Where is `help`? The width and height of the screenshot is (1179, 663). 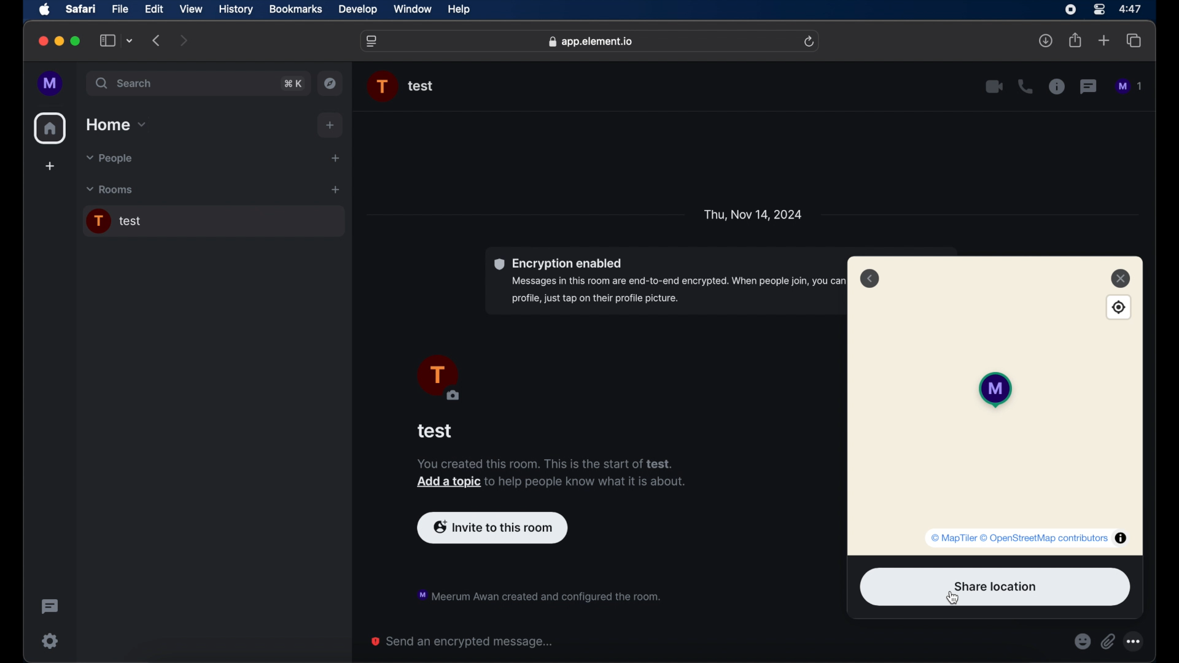
help is located at coordinates (459, 10).